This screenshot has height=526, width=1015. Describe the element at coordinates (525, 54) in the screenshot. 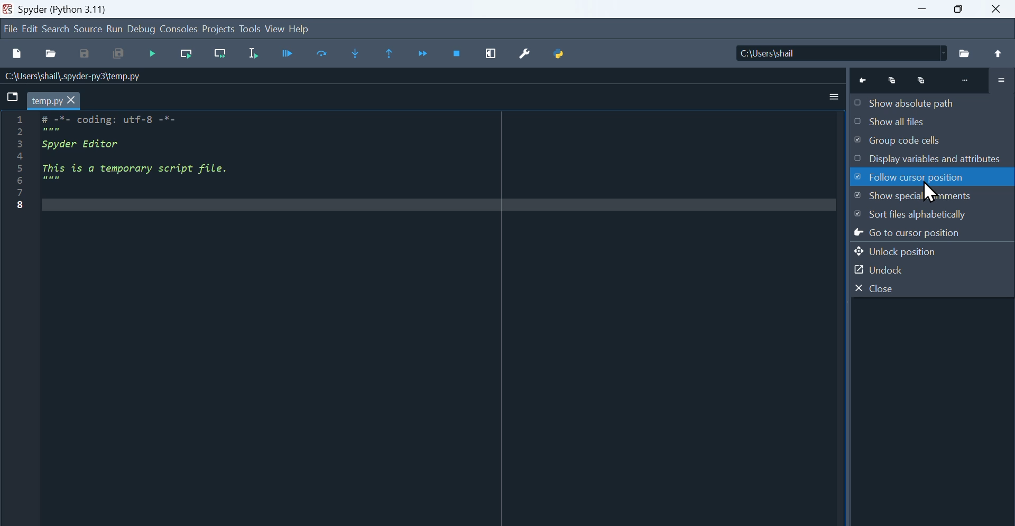

I see `Preferences` at that location.